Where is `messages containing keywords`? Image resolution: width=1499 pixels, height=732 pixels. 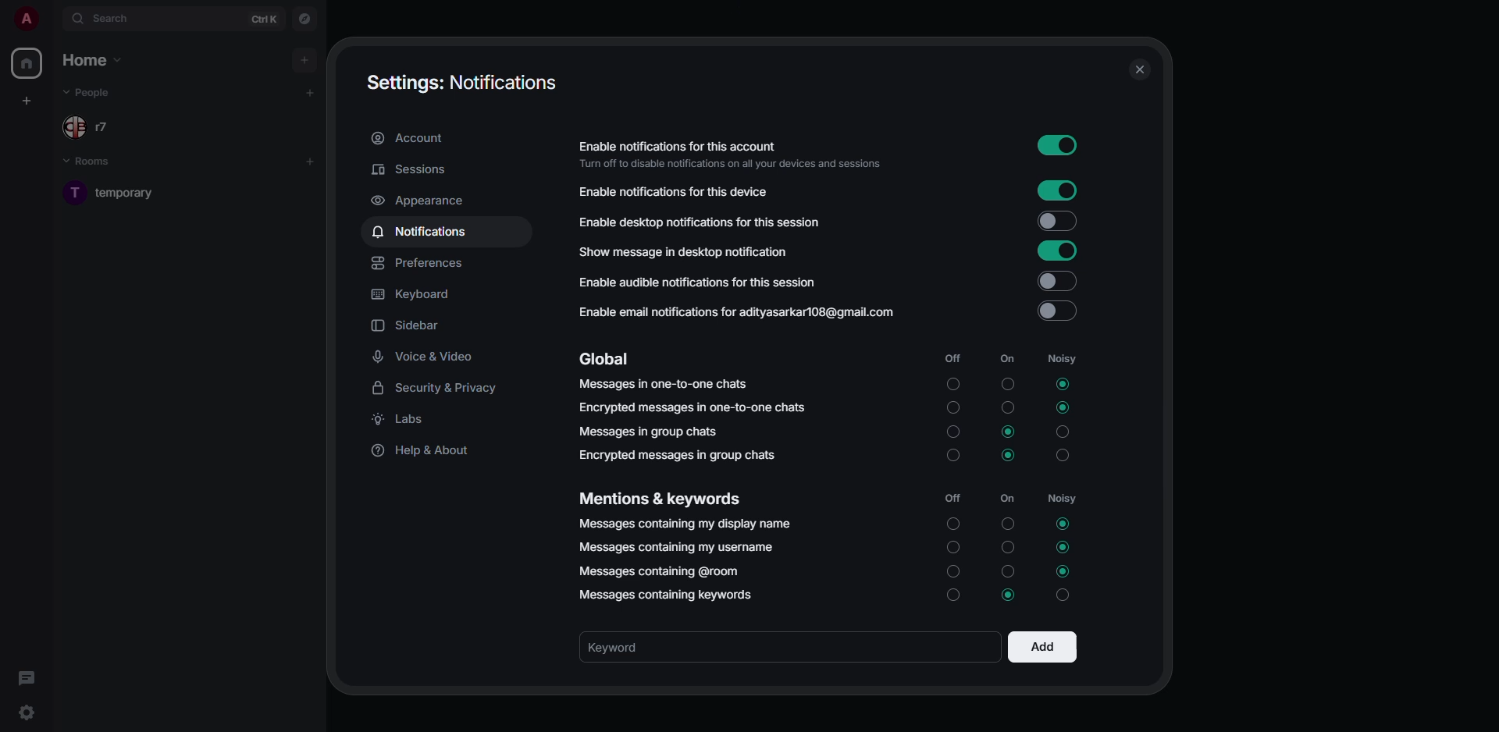
messages containing keywords is located at coordinates (666, 597).